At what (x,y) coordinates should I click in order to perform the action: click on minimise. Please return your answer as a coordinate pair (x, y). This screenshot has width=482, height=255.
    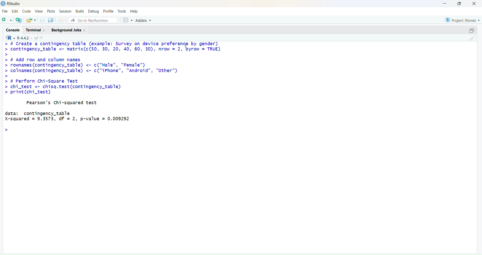
    Looking at the image, I should click on (446, 3).